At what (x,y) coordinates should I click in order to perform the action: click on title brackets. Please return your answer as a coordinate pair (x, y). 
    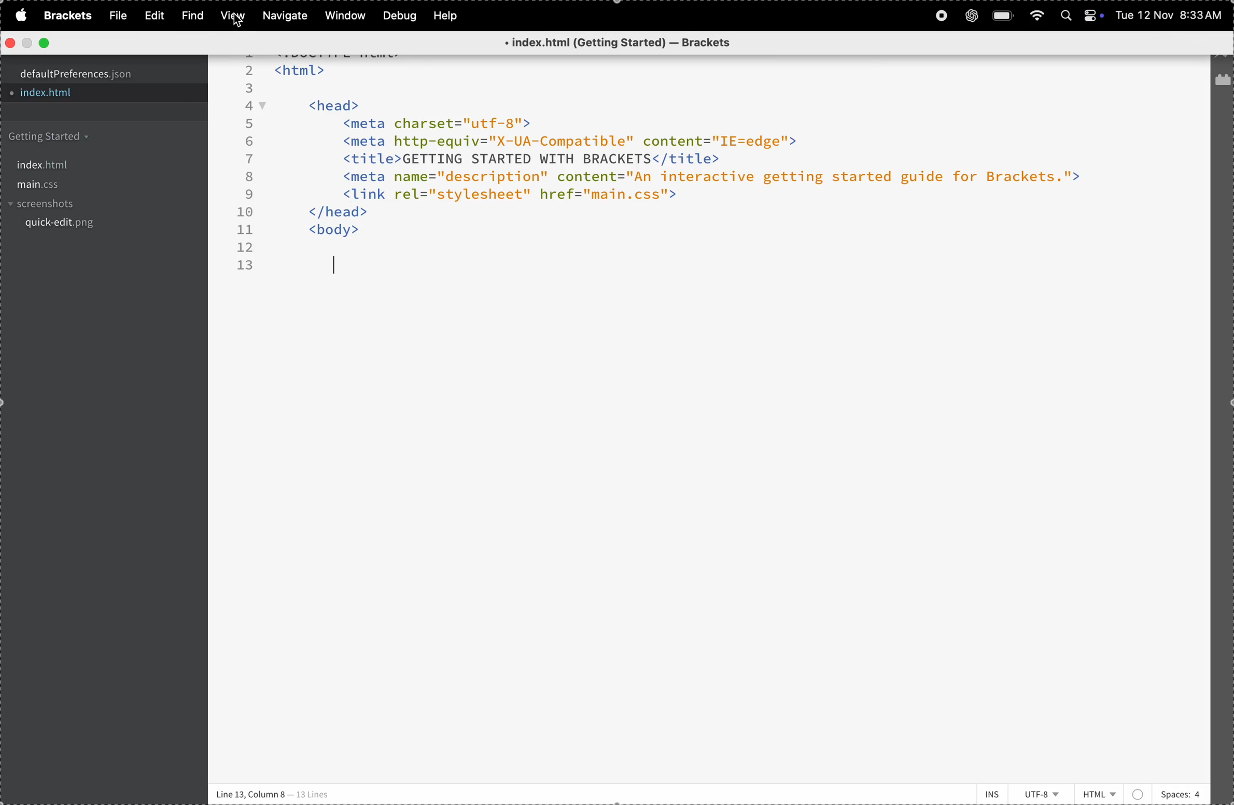
    Looking at the image, I should click on (636, 44).